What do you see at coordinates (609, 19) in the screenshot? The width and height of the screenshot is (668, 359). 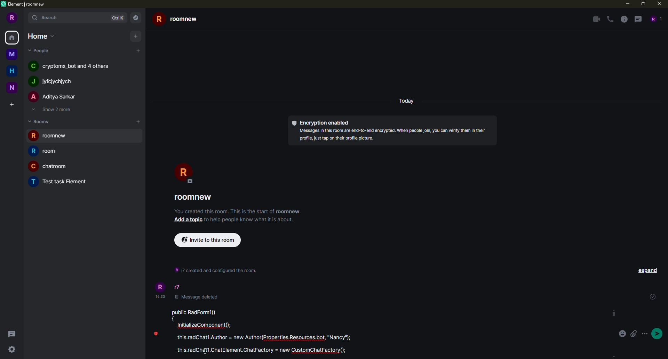 I see `voice call` at bounding box center [609, 19].